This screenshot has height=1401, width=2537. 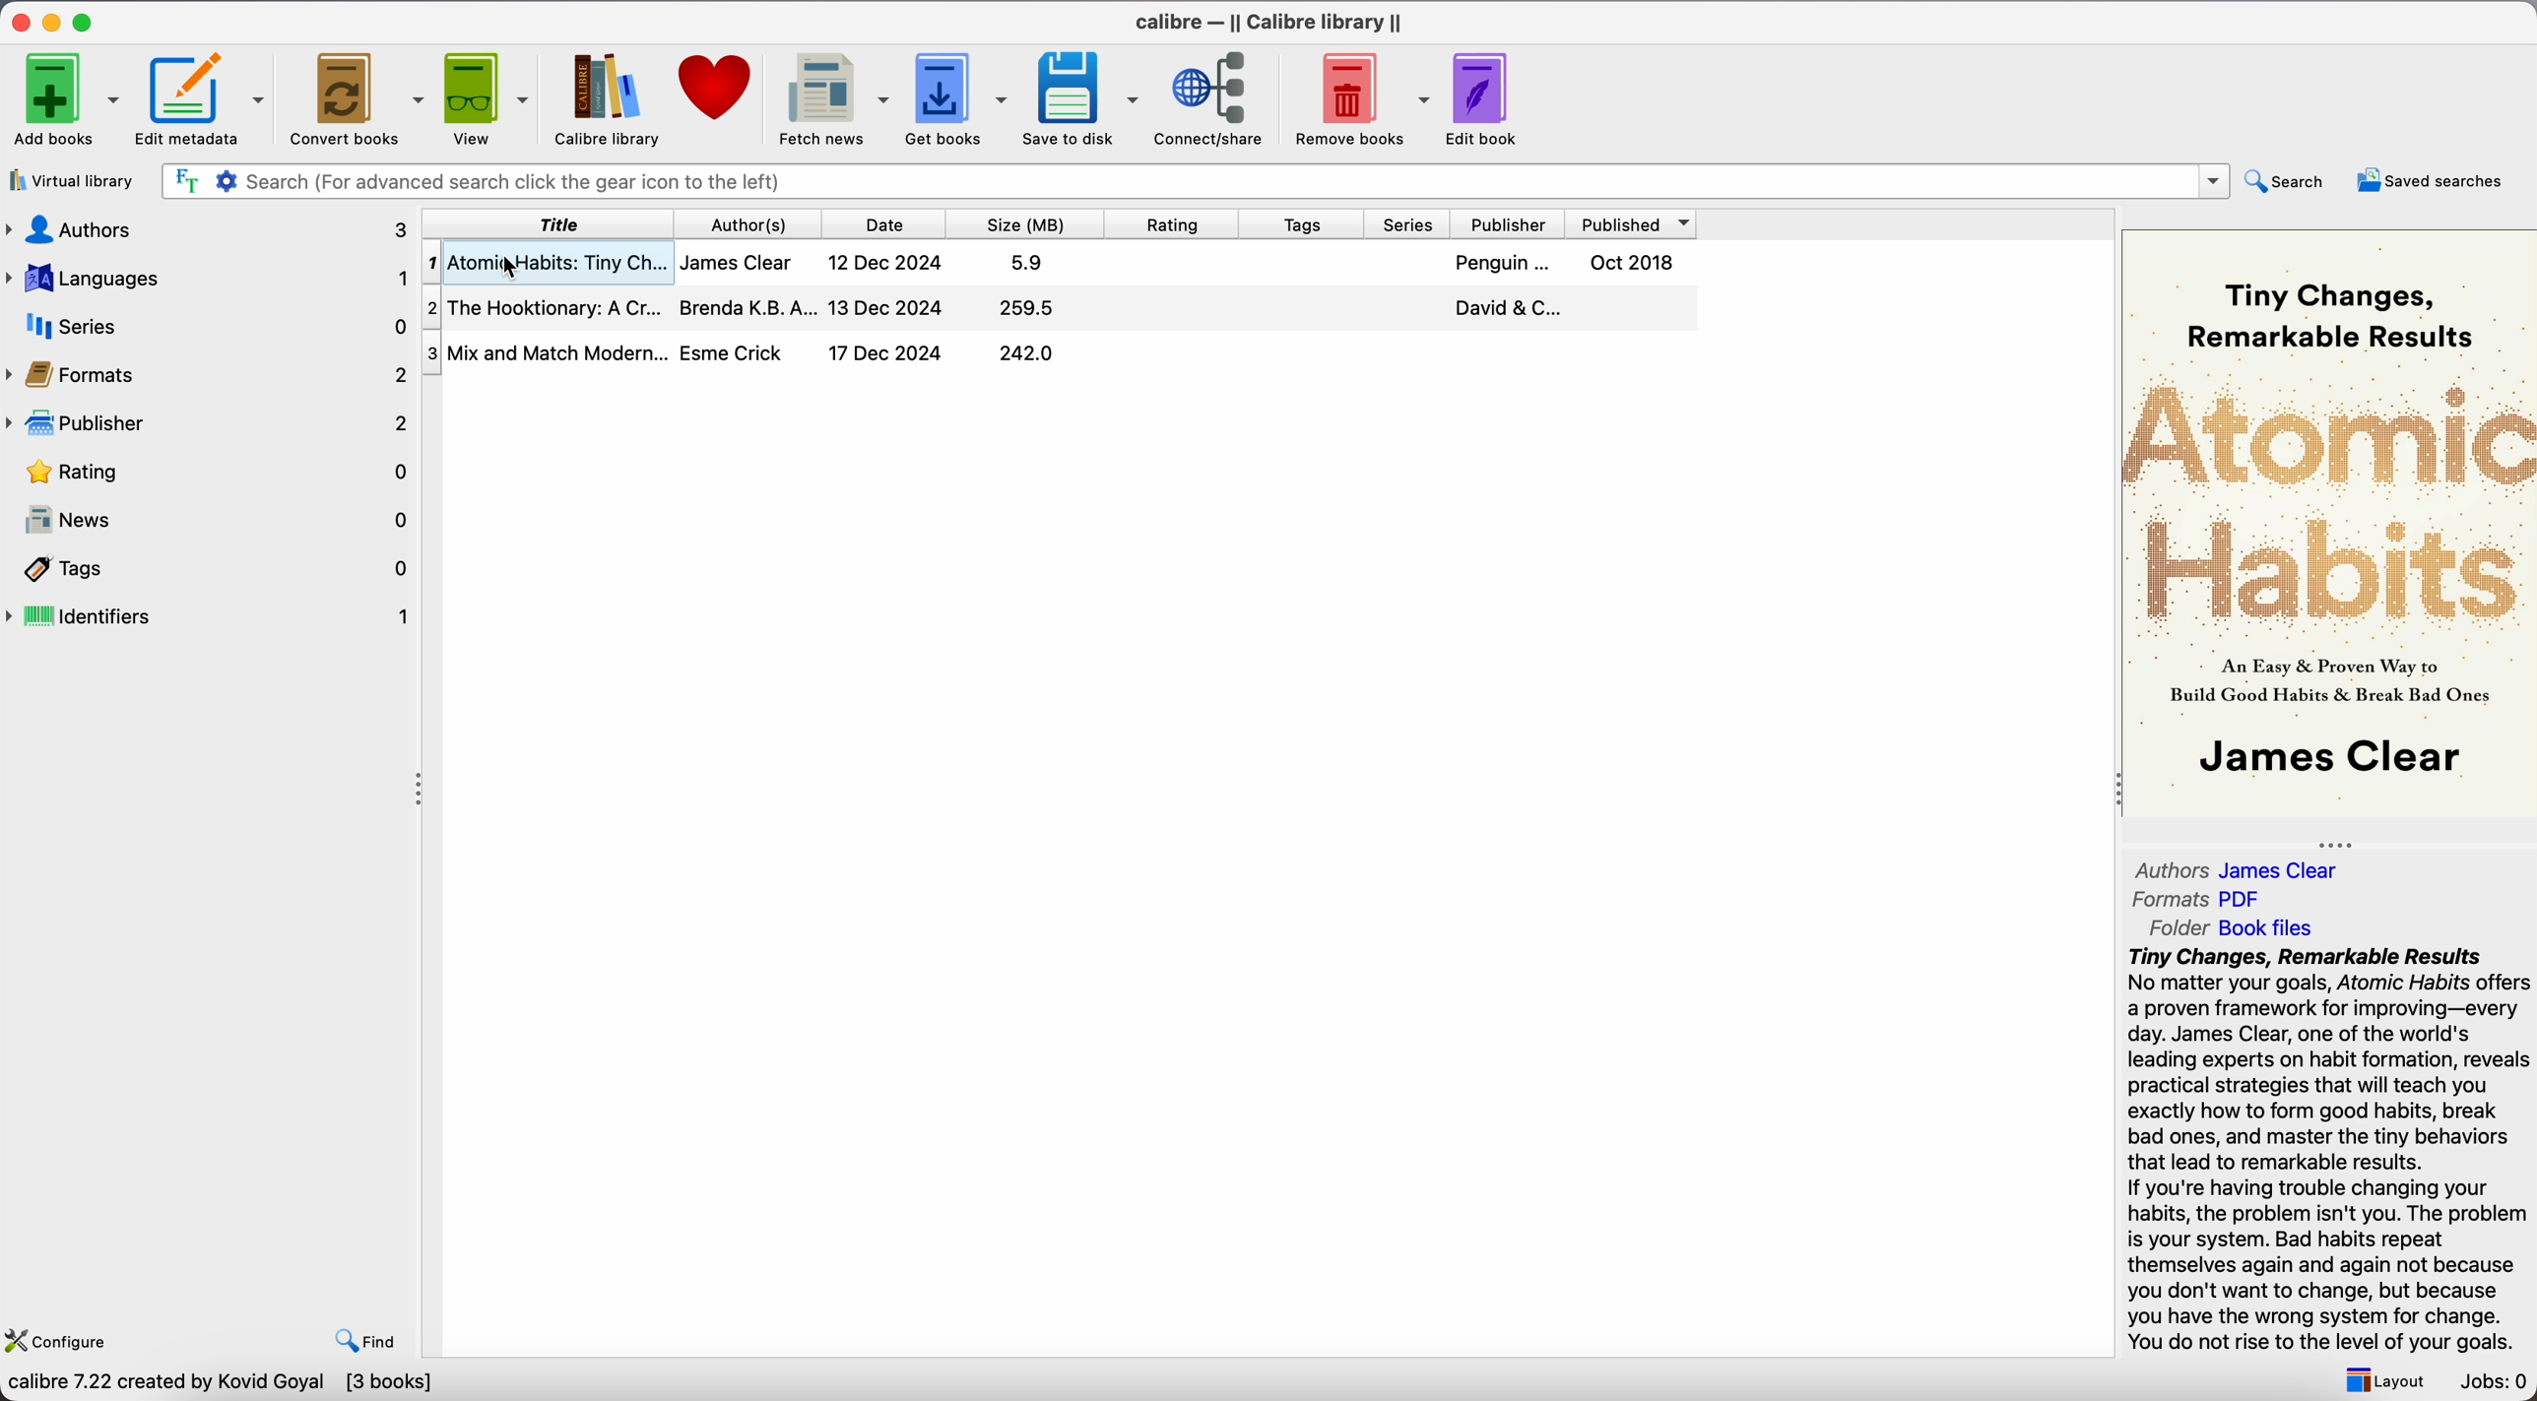 I want to click on search, so click(x=2291, y=180).